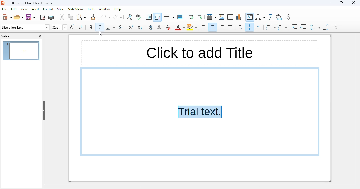  Describe the element at coordinates (118, 9) in the screenshot. I see `help` at that location.